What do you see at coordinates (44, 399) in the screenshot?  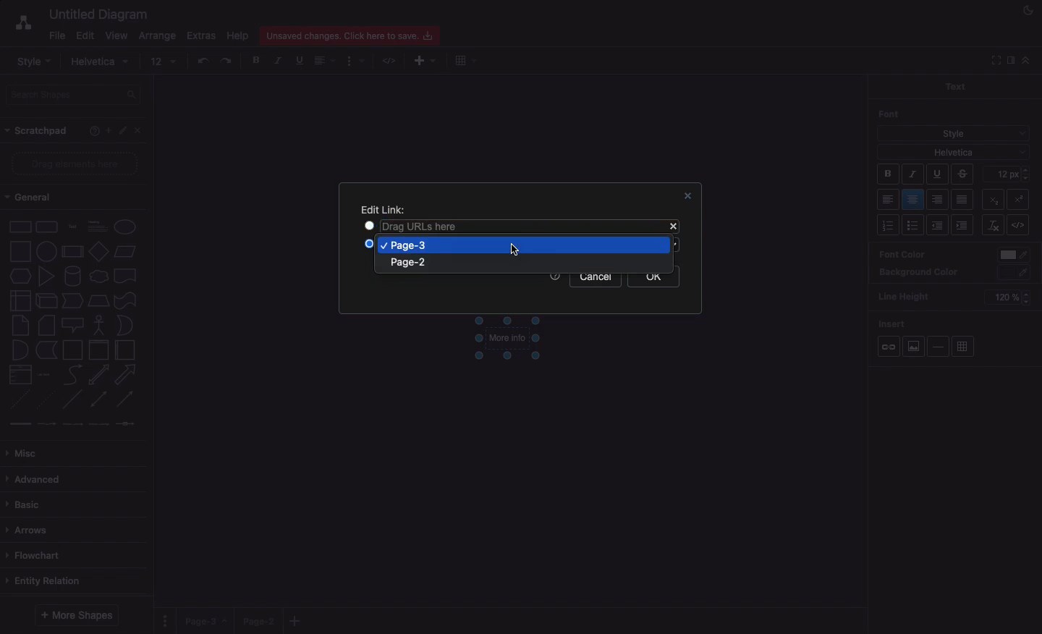 I see `dotted line` at bounding box center [44, 399].